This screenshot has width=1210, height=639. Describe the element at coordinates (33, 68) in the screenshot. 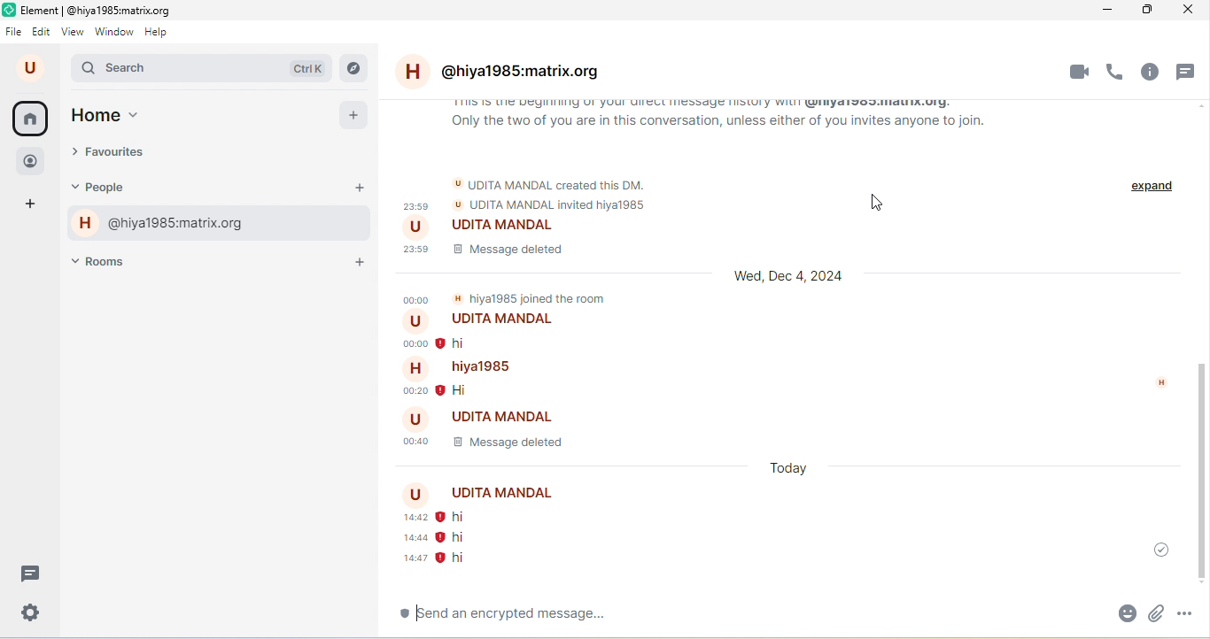

I see `u` at that location.